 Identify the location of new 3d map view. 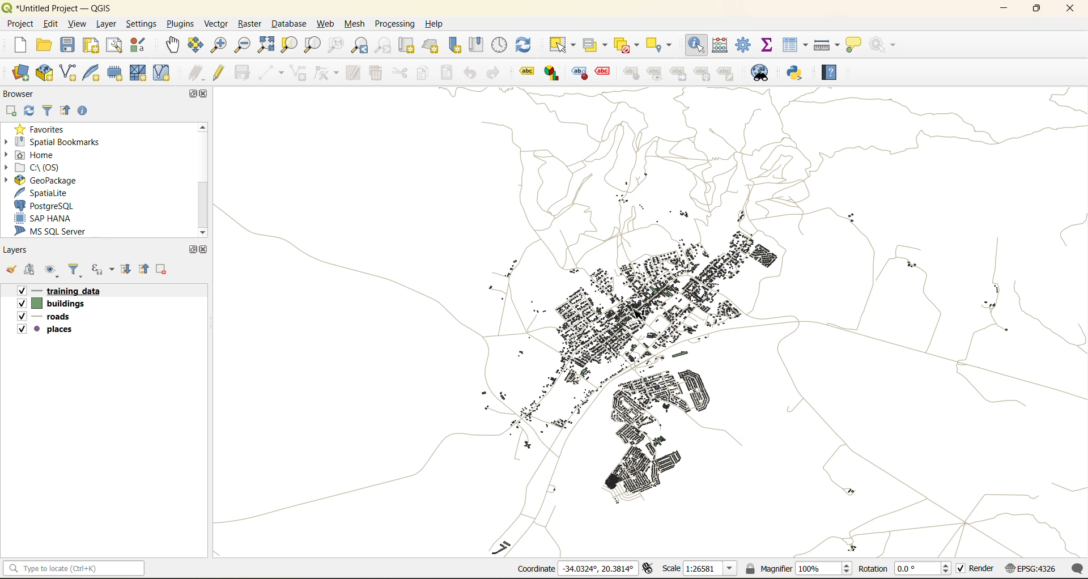
(431, 45).